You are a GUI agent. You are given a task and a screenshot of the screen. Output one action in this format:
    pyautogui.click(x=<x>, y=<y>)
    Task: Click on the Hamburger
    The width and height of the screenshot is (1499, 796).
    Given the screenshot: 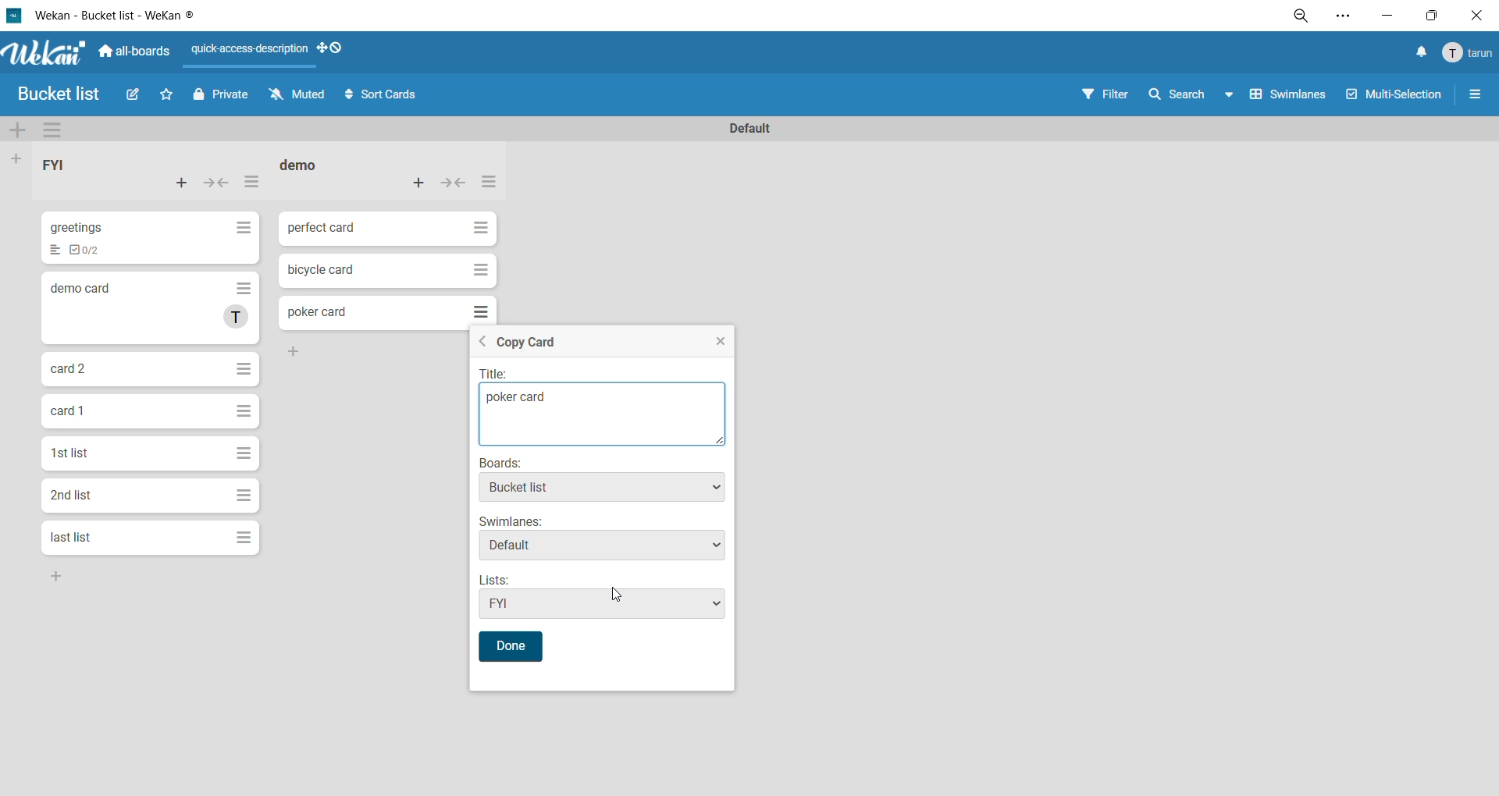 What is the action you would take?
    pyautogui.click(x=241, y=368)
    